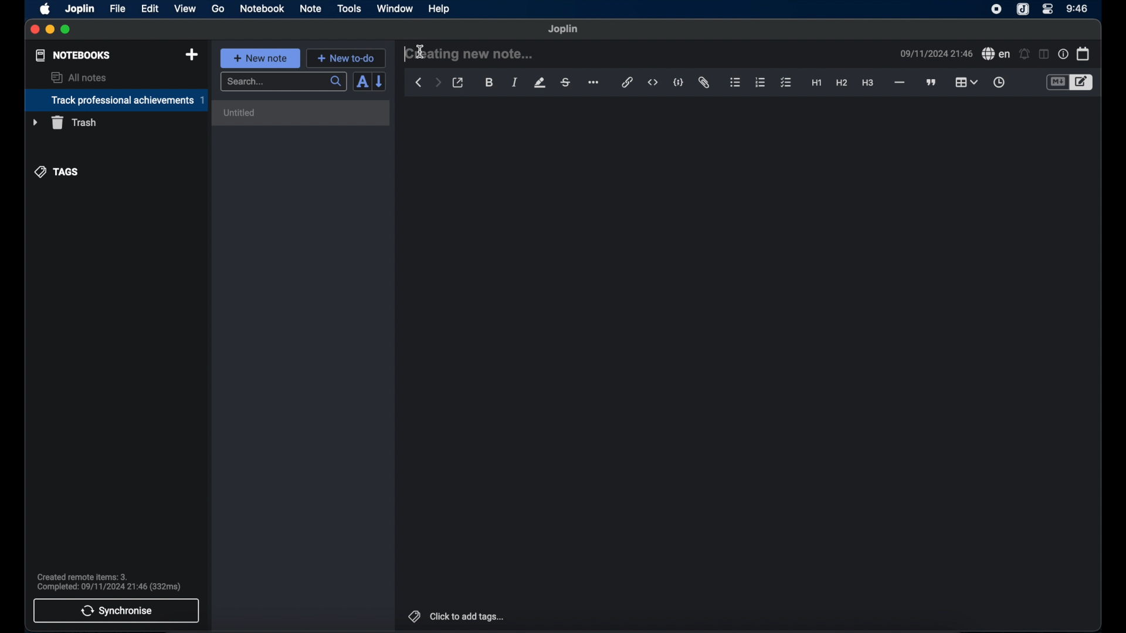 The height and width of the screenshot is (633, 1126). I want to click on numbered list, so click(761, 82).